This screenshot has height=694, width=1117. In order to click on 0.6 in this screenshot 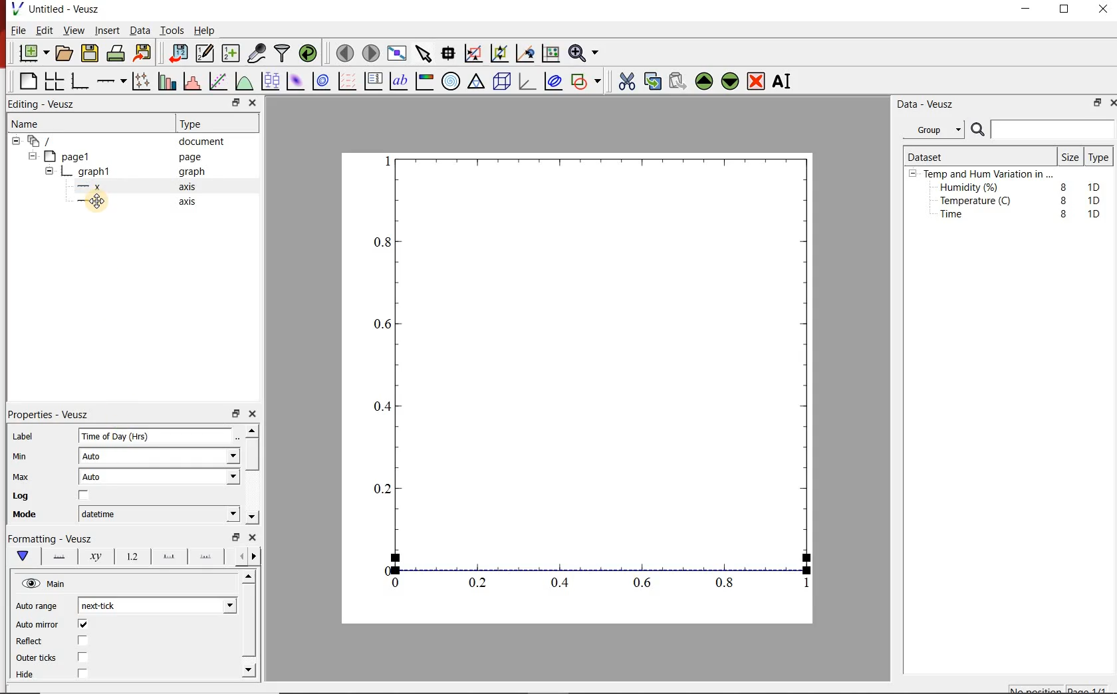, I will do `click(643, 582)`.